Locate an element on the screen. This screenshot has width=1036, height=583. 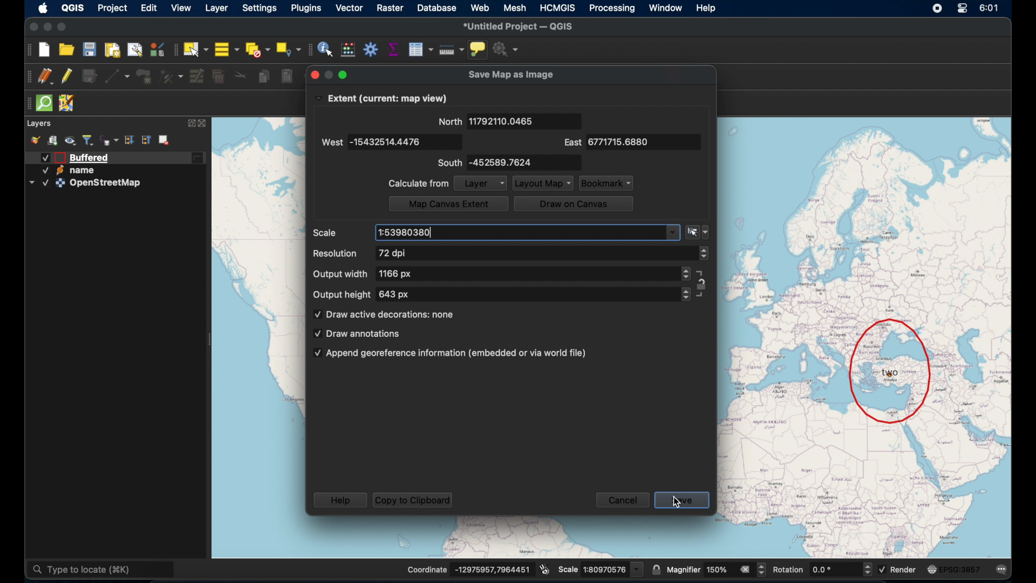
layout map is located at coordinates (543, 183).